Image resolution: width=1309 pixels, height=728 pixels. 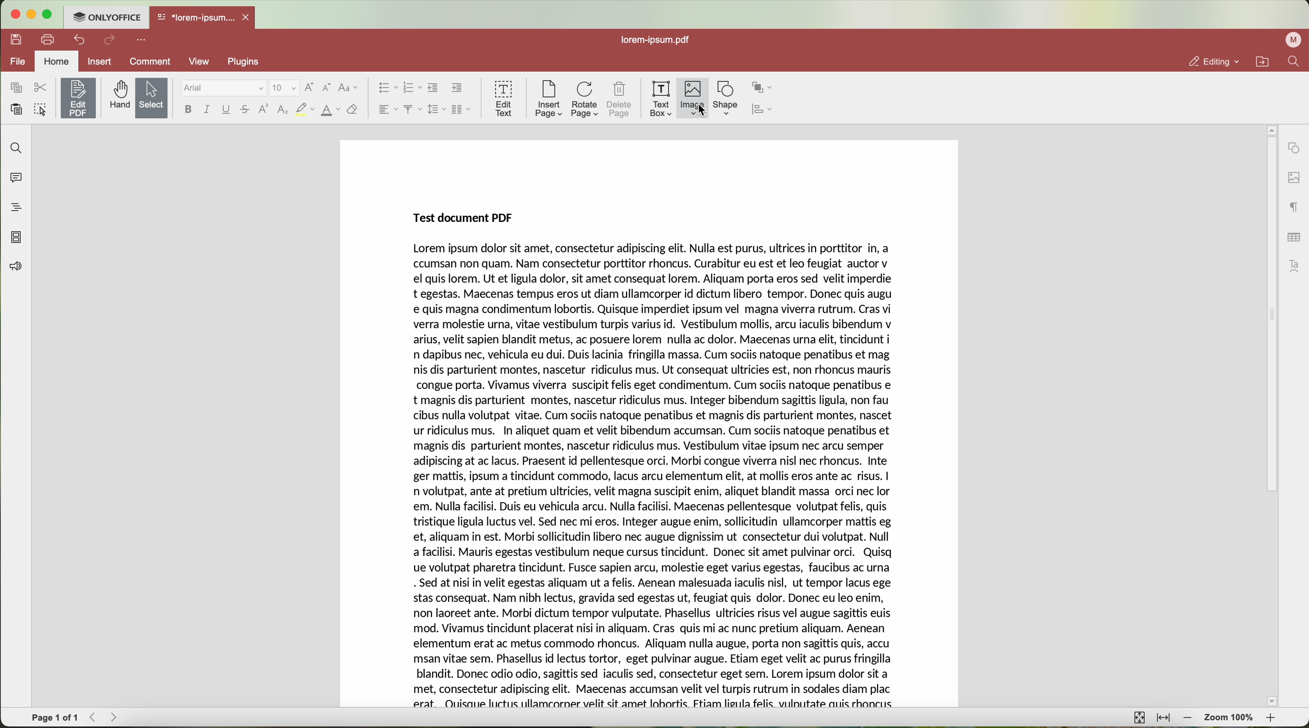 What do you see at coordinates (548, 99) in the screenshot?
I see `insert page` at bounding box center [548, 99].